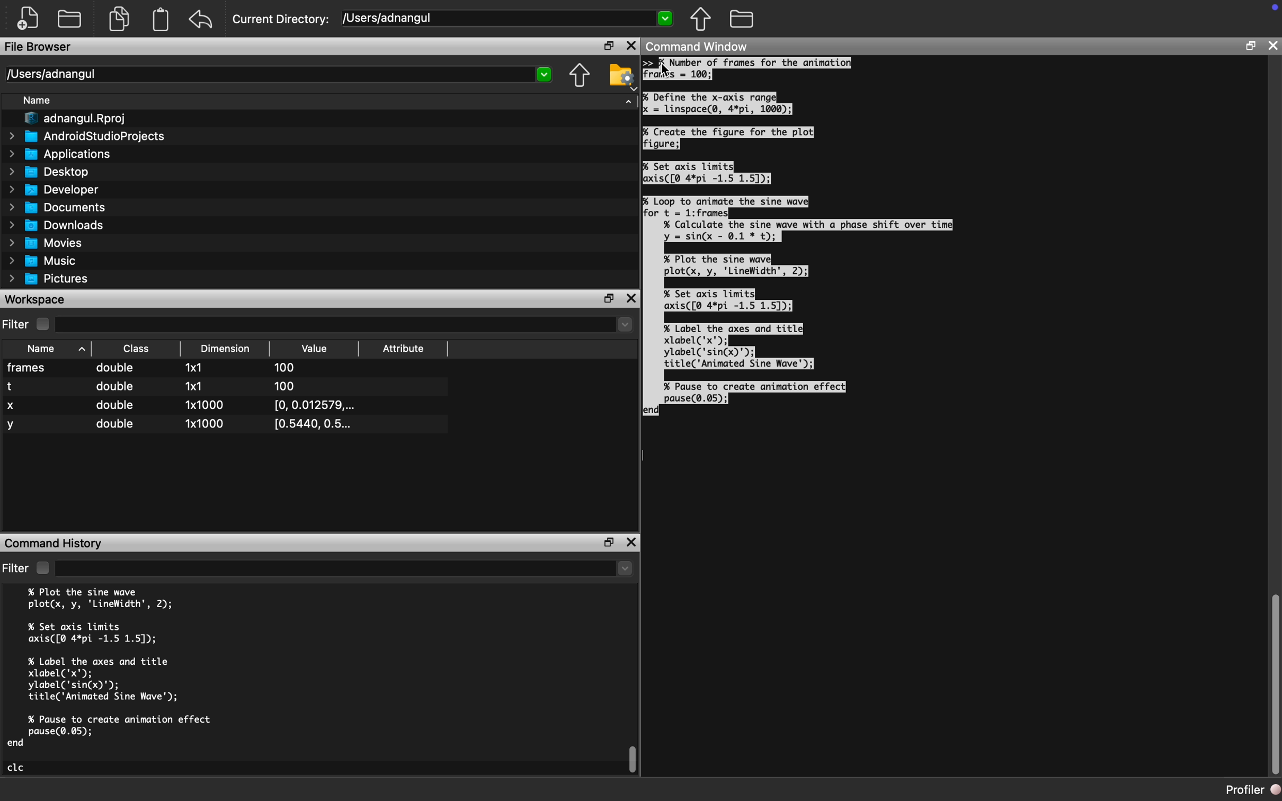  What do you see at coordinates (117, 369) in the screenshot?
I see `double` at bounding box center [117, 369].